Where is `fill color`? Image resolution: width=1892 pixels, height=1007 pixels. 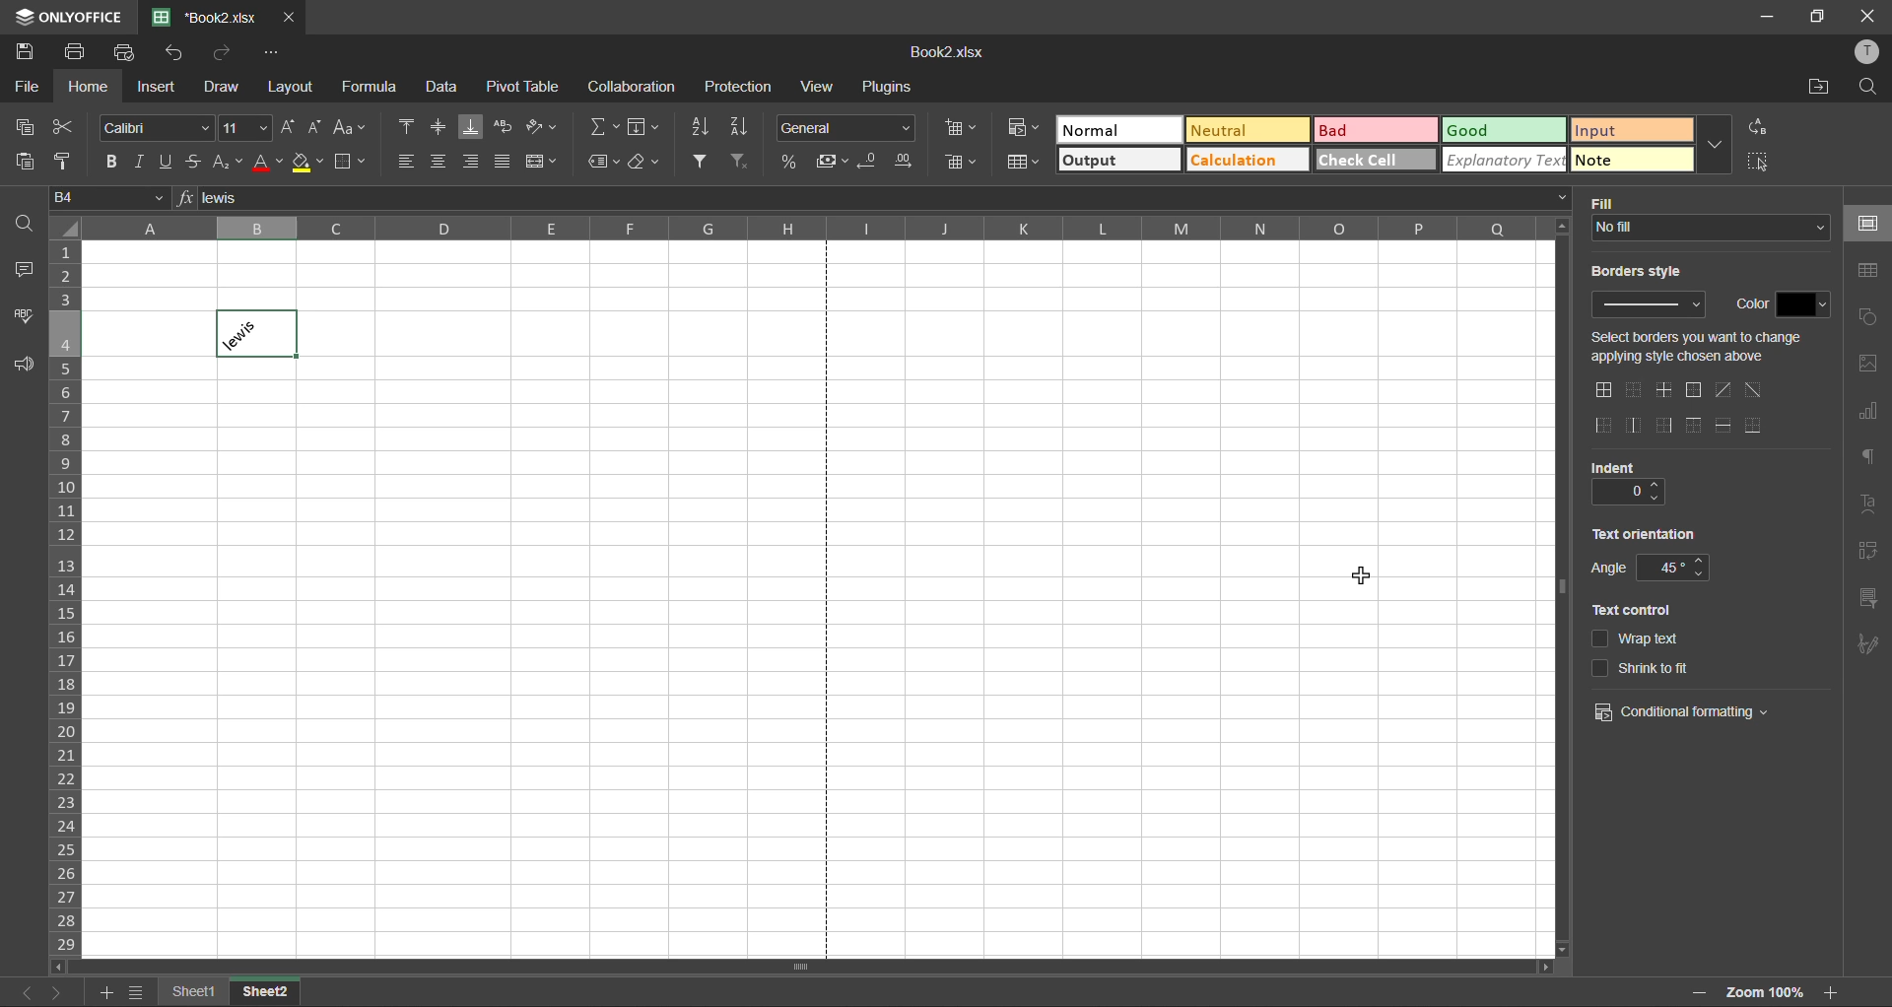 fill color is located at coordinates (307, 164).